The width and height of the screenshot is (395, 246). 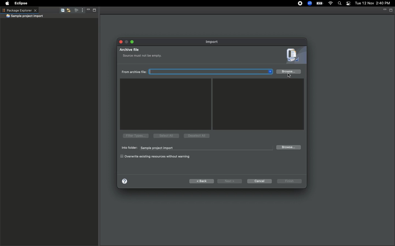 I want to click on Zoom, so click(x=309, y=3).